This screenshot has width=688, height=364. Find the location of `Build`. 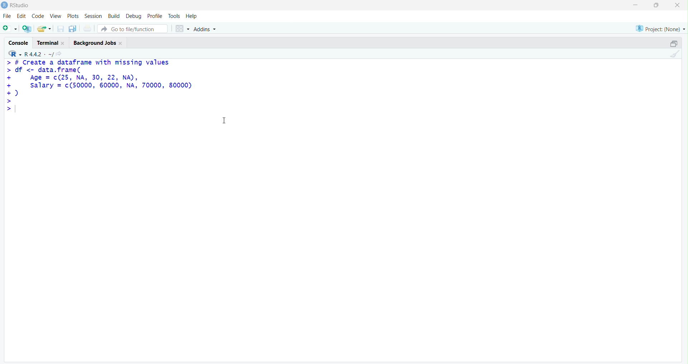

Build is located at coordinates (114, 16).